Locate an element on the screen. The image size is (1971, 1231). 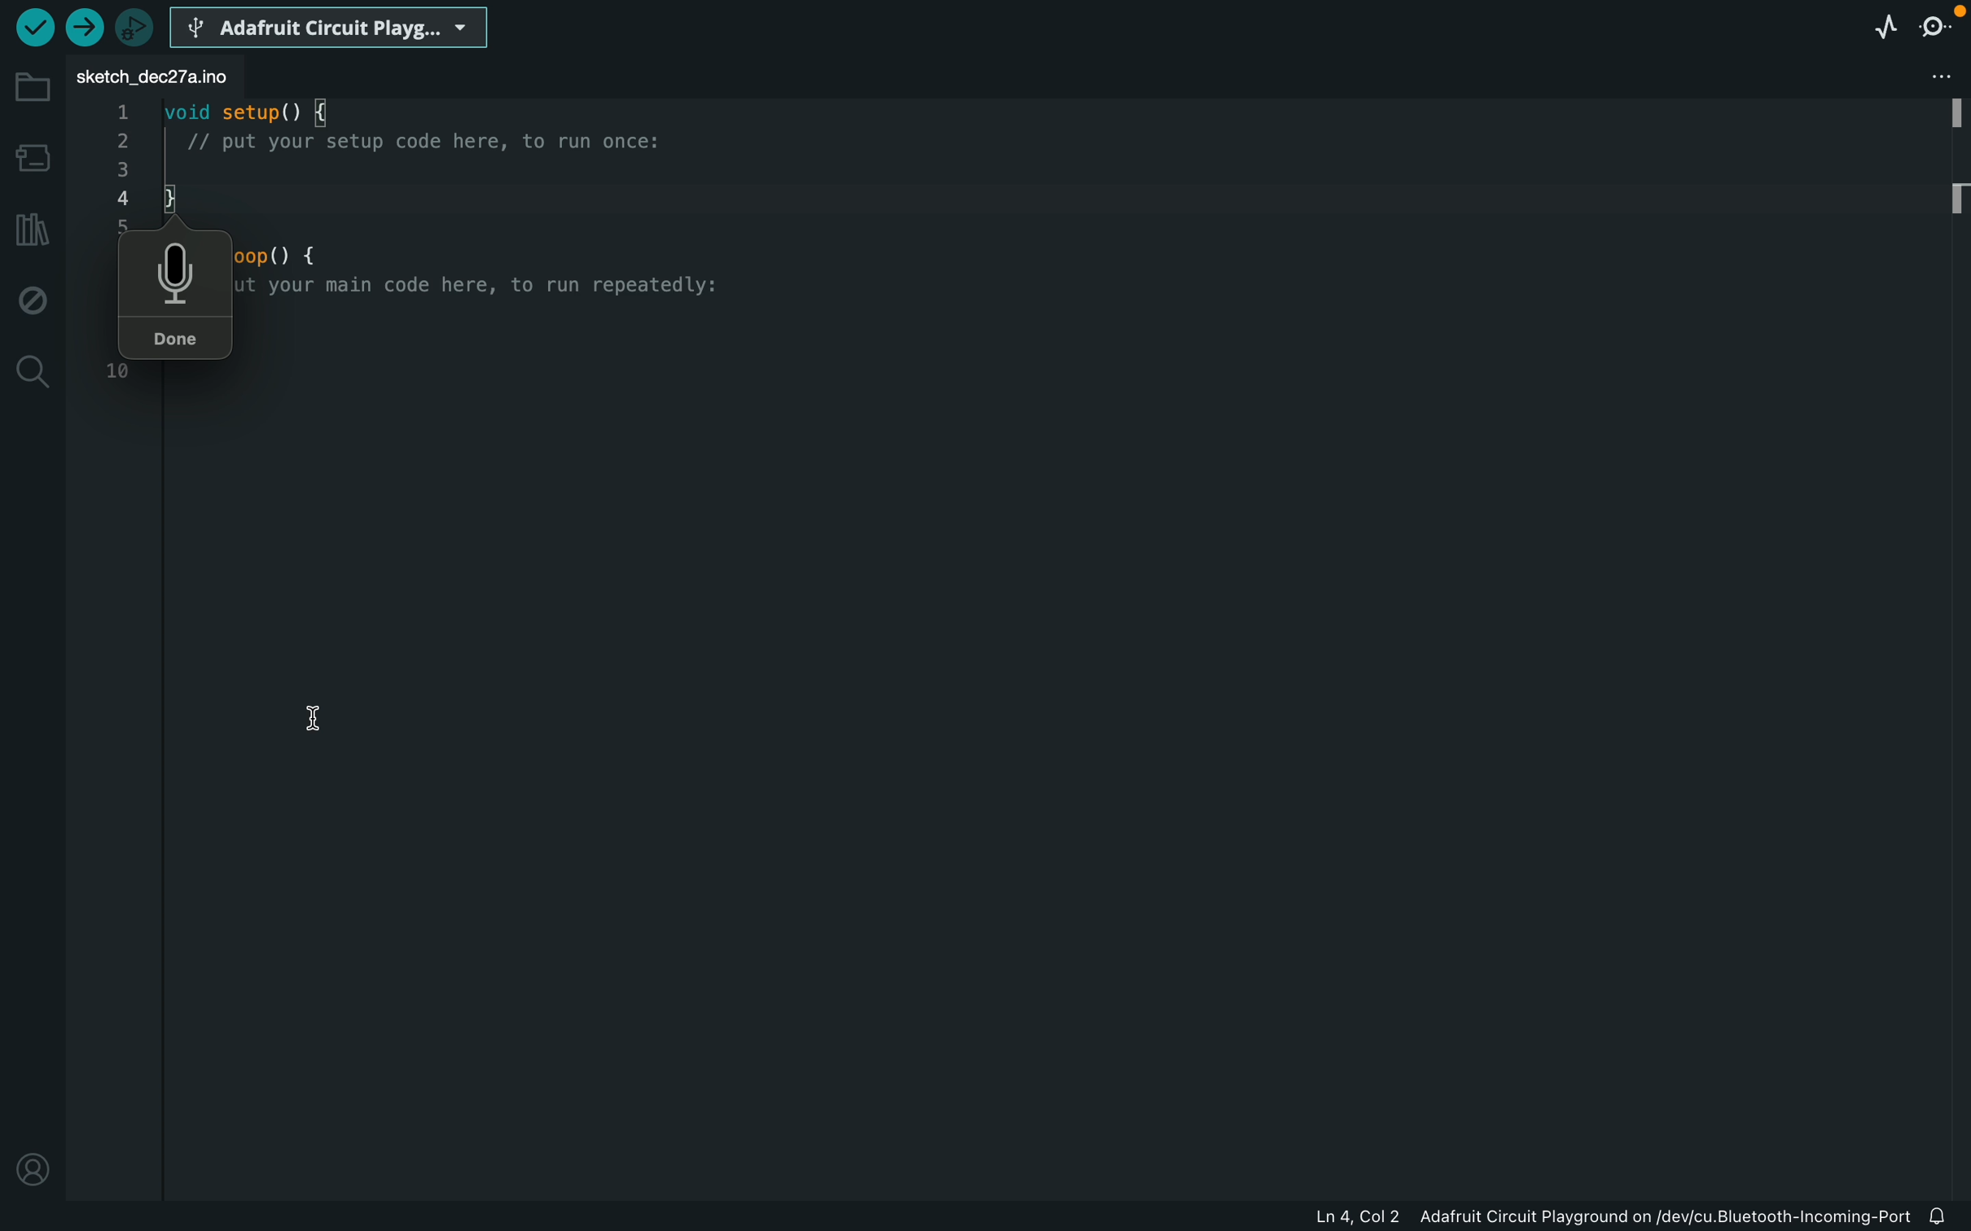
sketcy_dec27a.ino is located at coordinates (153, 80).